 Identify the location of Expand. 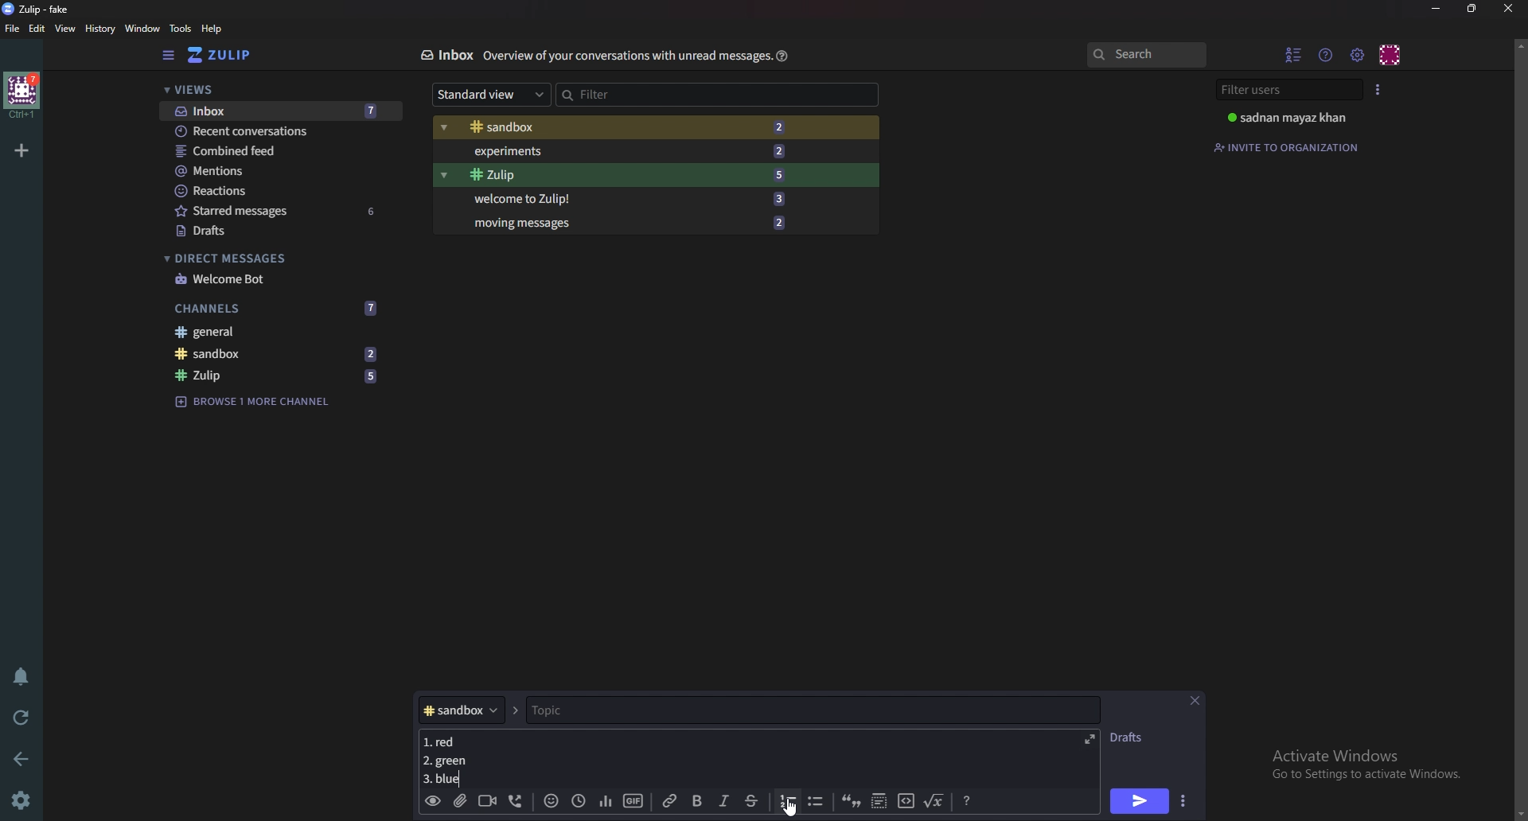
(1088, 741).